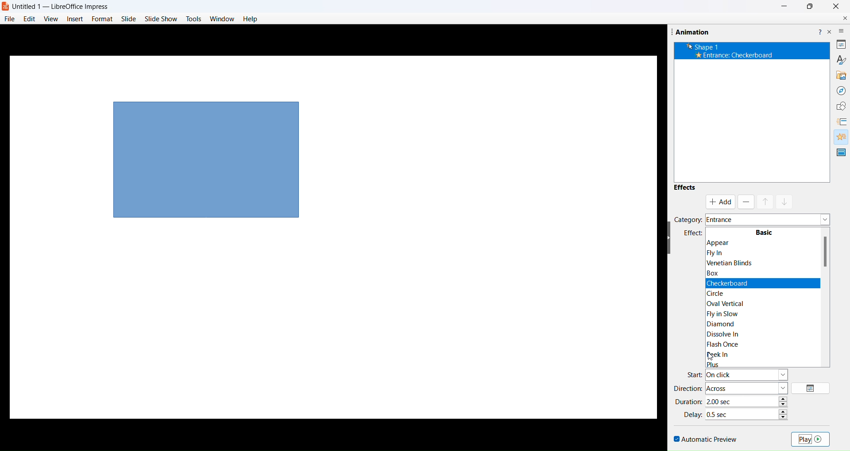 The width and height of the screenshot is (850, 451). What do you see at coordinates (726, 283) in the screenshot?
I see `checkerboard` at bounding box center [726, 283].